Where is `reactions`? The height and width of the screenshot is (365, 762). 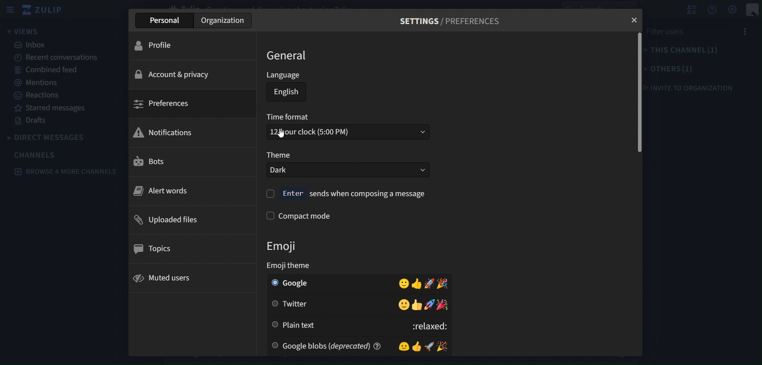
reactions is located at coordinates (36, 95).